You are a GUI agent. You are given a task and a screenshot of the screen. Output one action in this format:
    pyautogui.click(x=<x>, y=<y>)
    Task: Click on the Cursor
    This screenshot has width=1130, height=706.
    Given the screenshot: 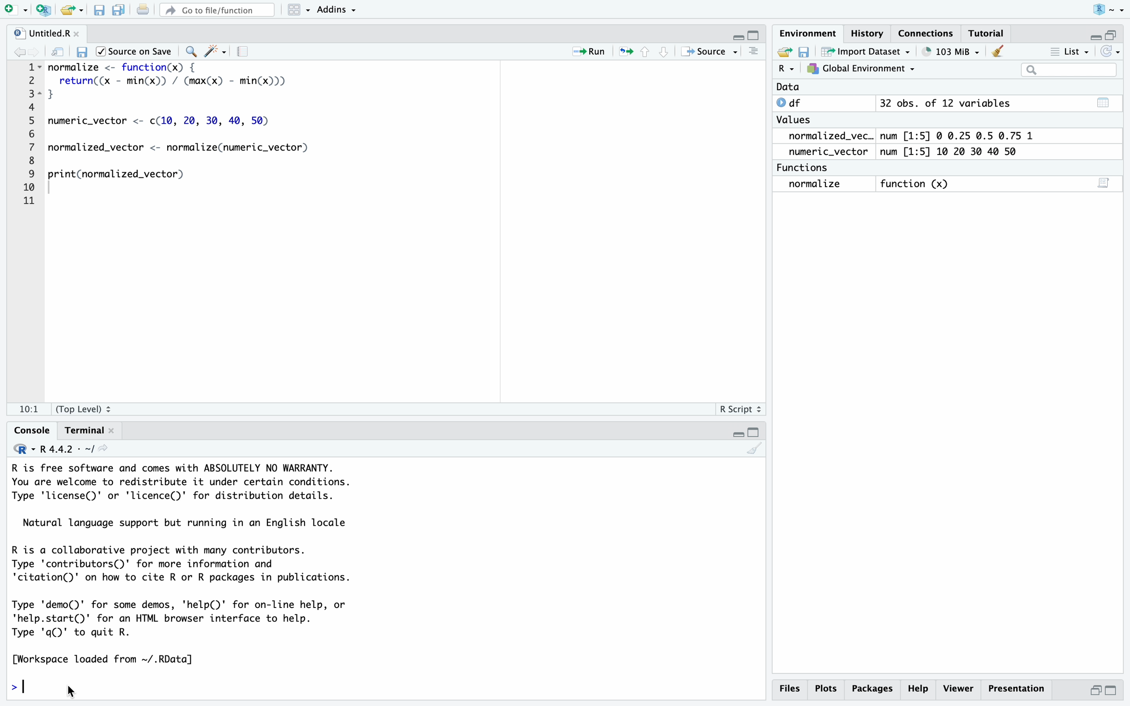 What is the action you would take?
    pyautogui.click(x=86, y=691)
    